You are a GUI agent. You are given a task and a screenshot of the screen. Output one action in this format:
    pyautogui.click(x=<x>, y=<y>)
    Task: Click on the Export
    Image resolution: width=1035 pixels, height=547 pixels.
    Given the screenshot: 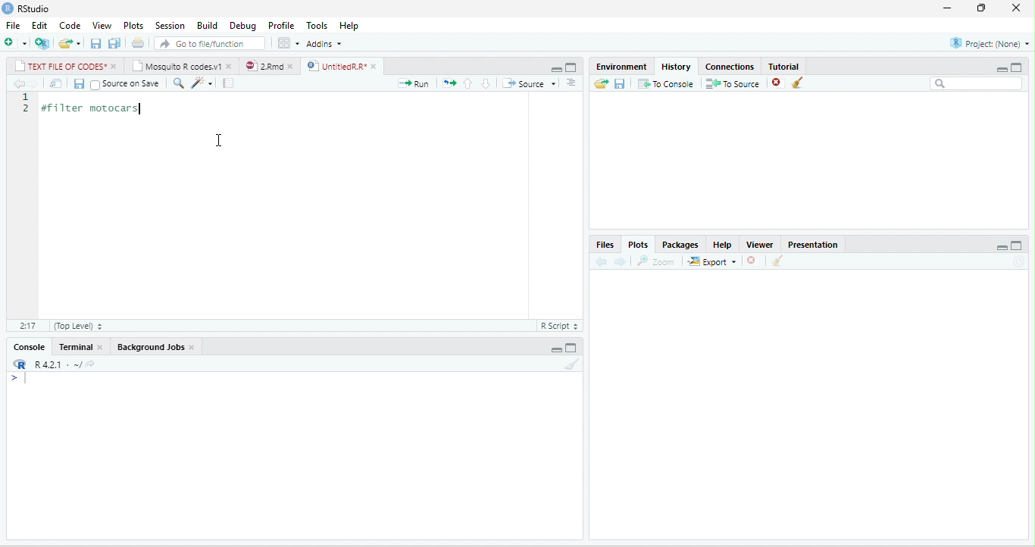 What is the action you would take?
    pyautogui.click(x=711, y=261)
    